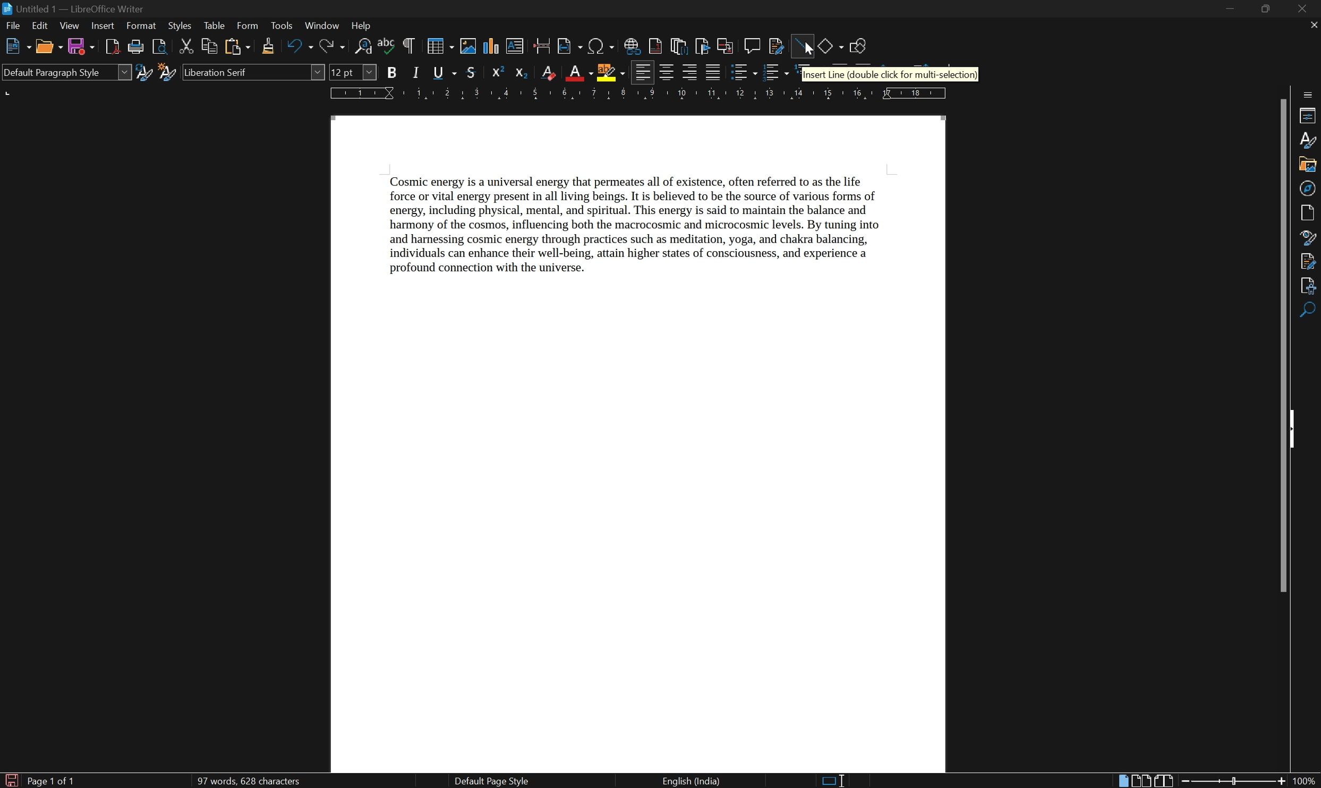 The image size is (1321, 788). I want to click on accessibility check, so click(1309, 287).